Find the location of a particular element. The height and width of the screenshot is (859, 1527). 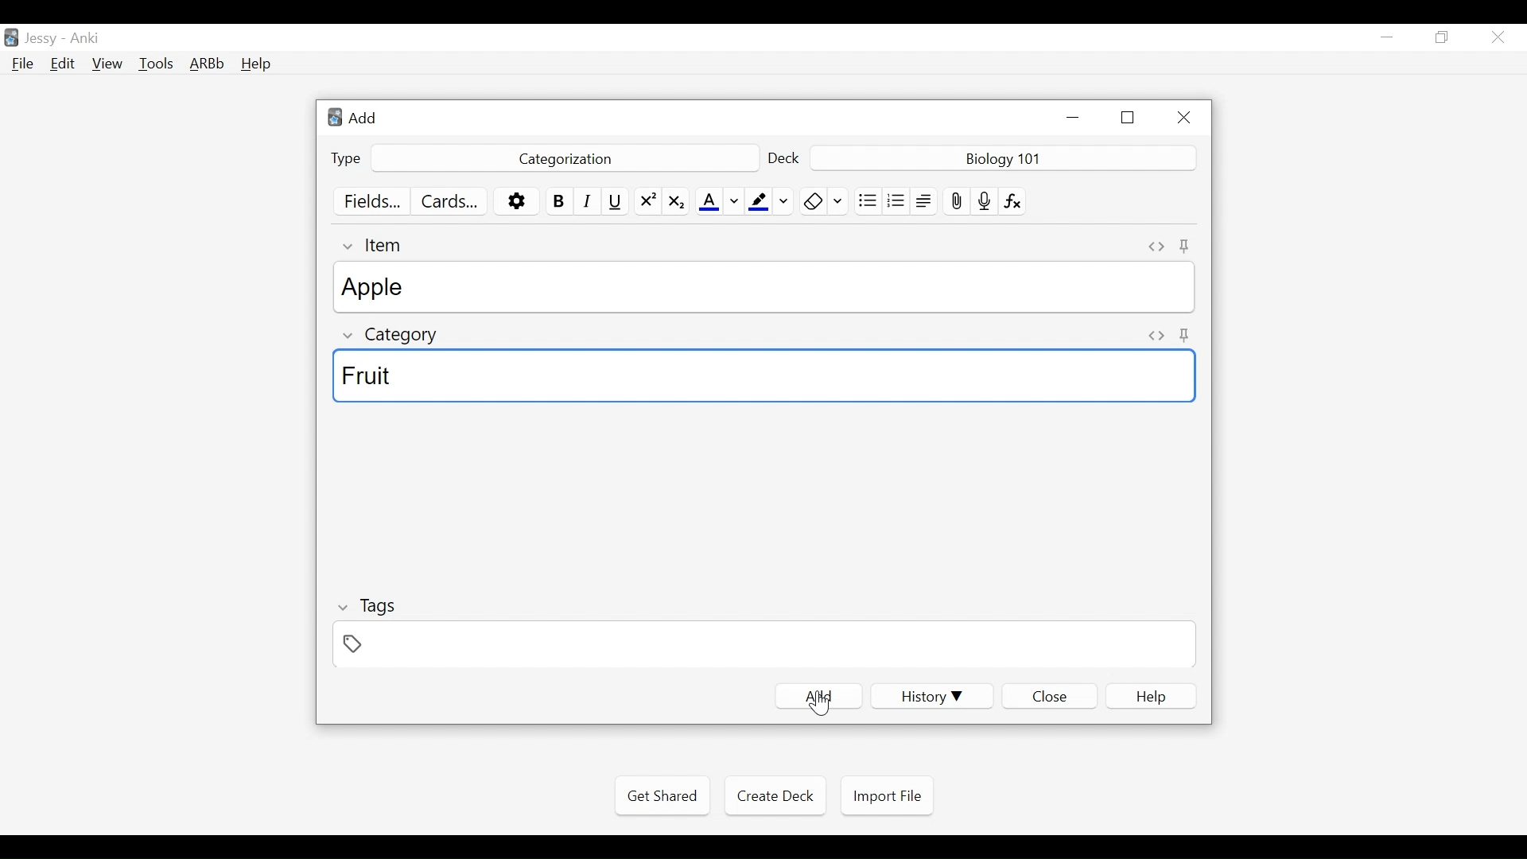

minimize is located at coordinates (1072, 117).